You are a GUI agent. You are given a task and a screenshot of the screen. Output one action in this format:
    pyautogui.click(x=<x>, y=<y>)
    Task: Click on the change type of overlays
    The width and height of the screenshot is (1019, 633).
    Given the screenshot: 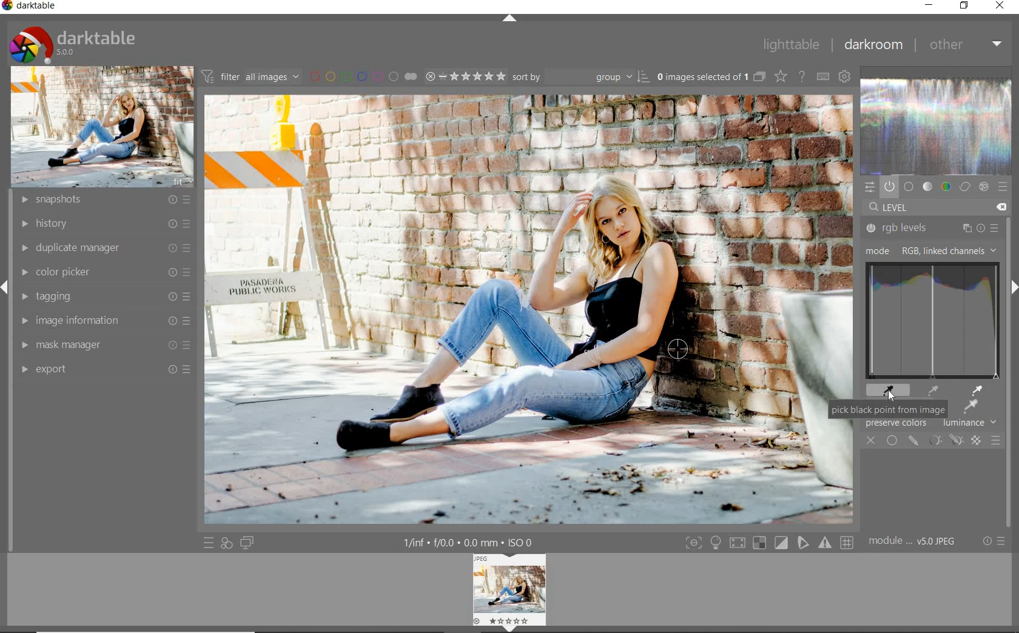 What is the action you would take?
    pyautogui.click(x=780, y=78)
    